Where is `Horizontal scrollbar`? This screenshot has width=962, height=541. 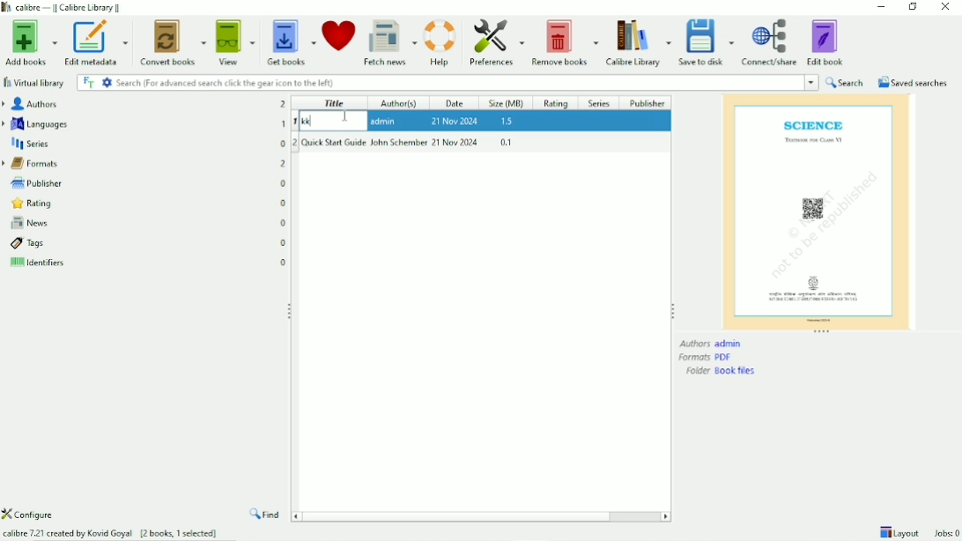 Horizontal scrollbar is located at coordinates (482, 517).